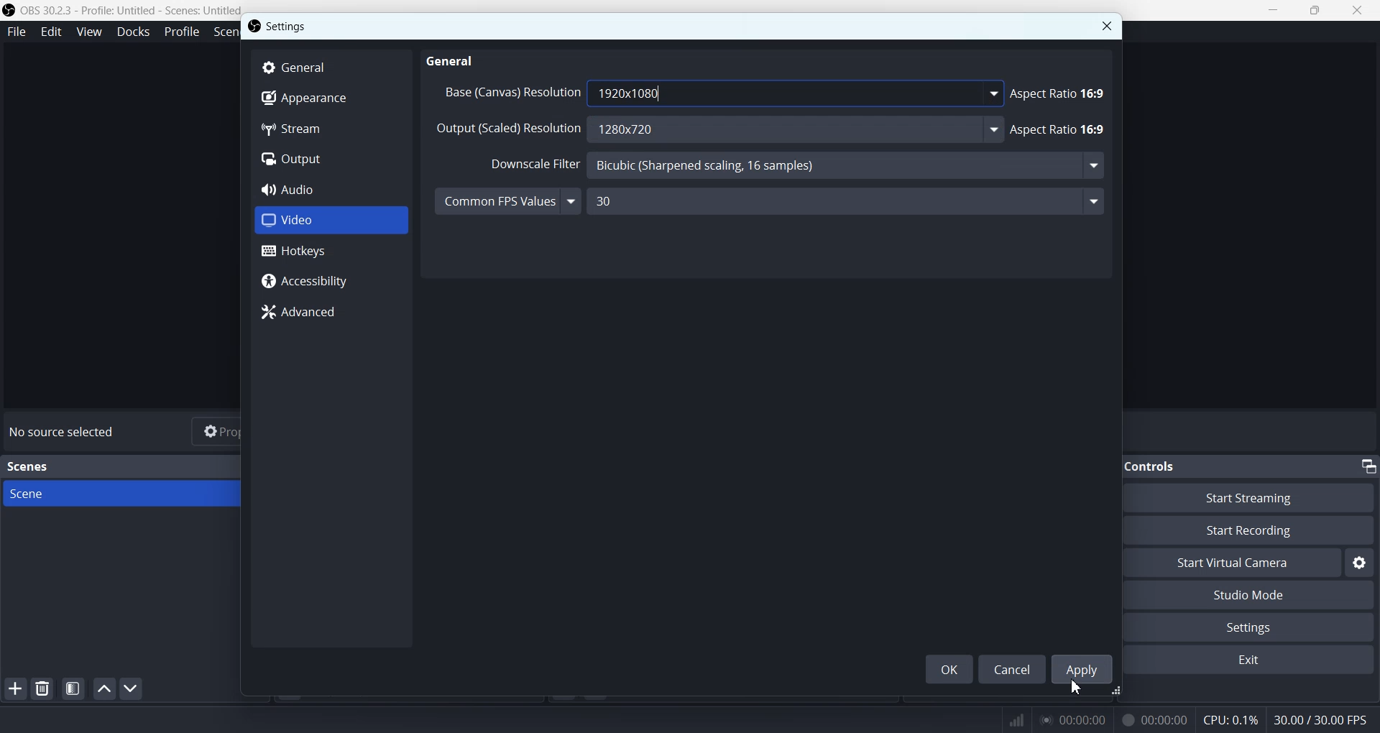 The width and height of the screenshot is (1380, 733). I want to click on Maximize, so click(1315, 9).